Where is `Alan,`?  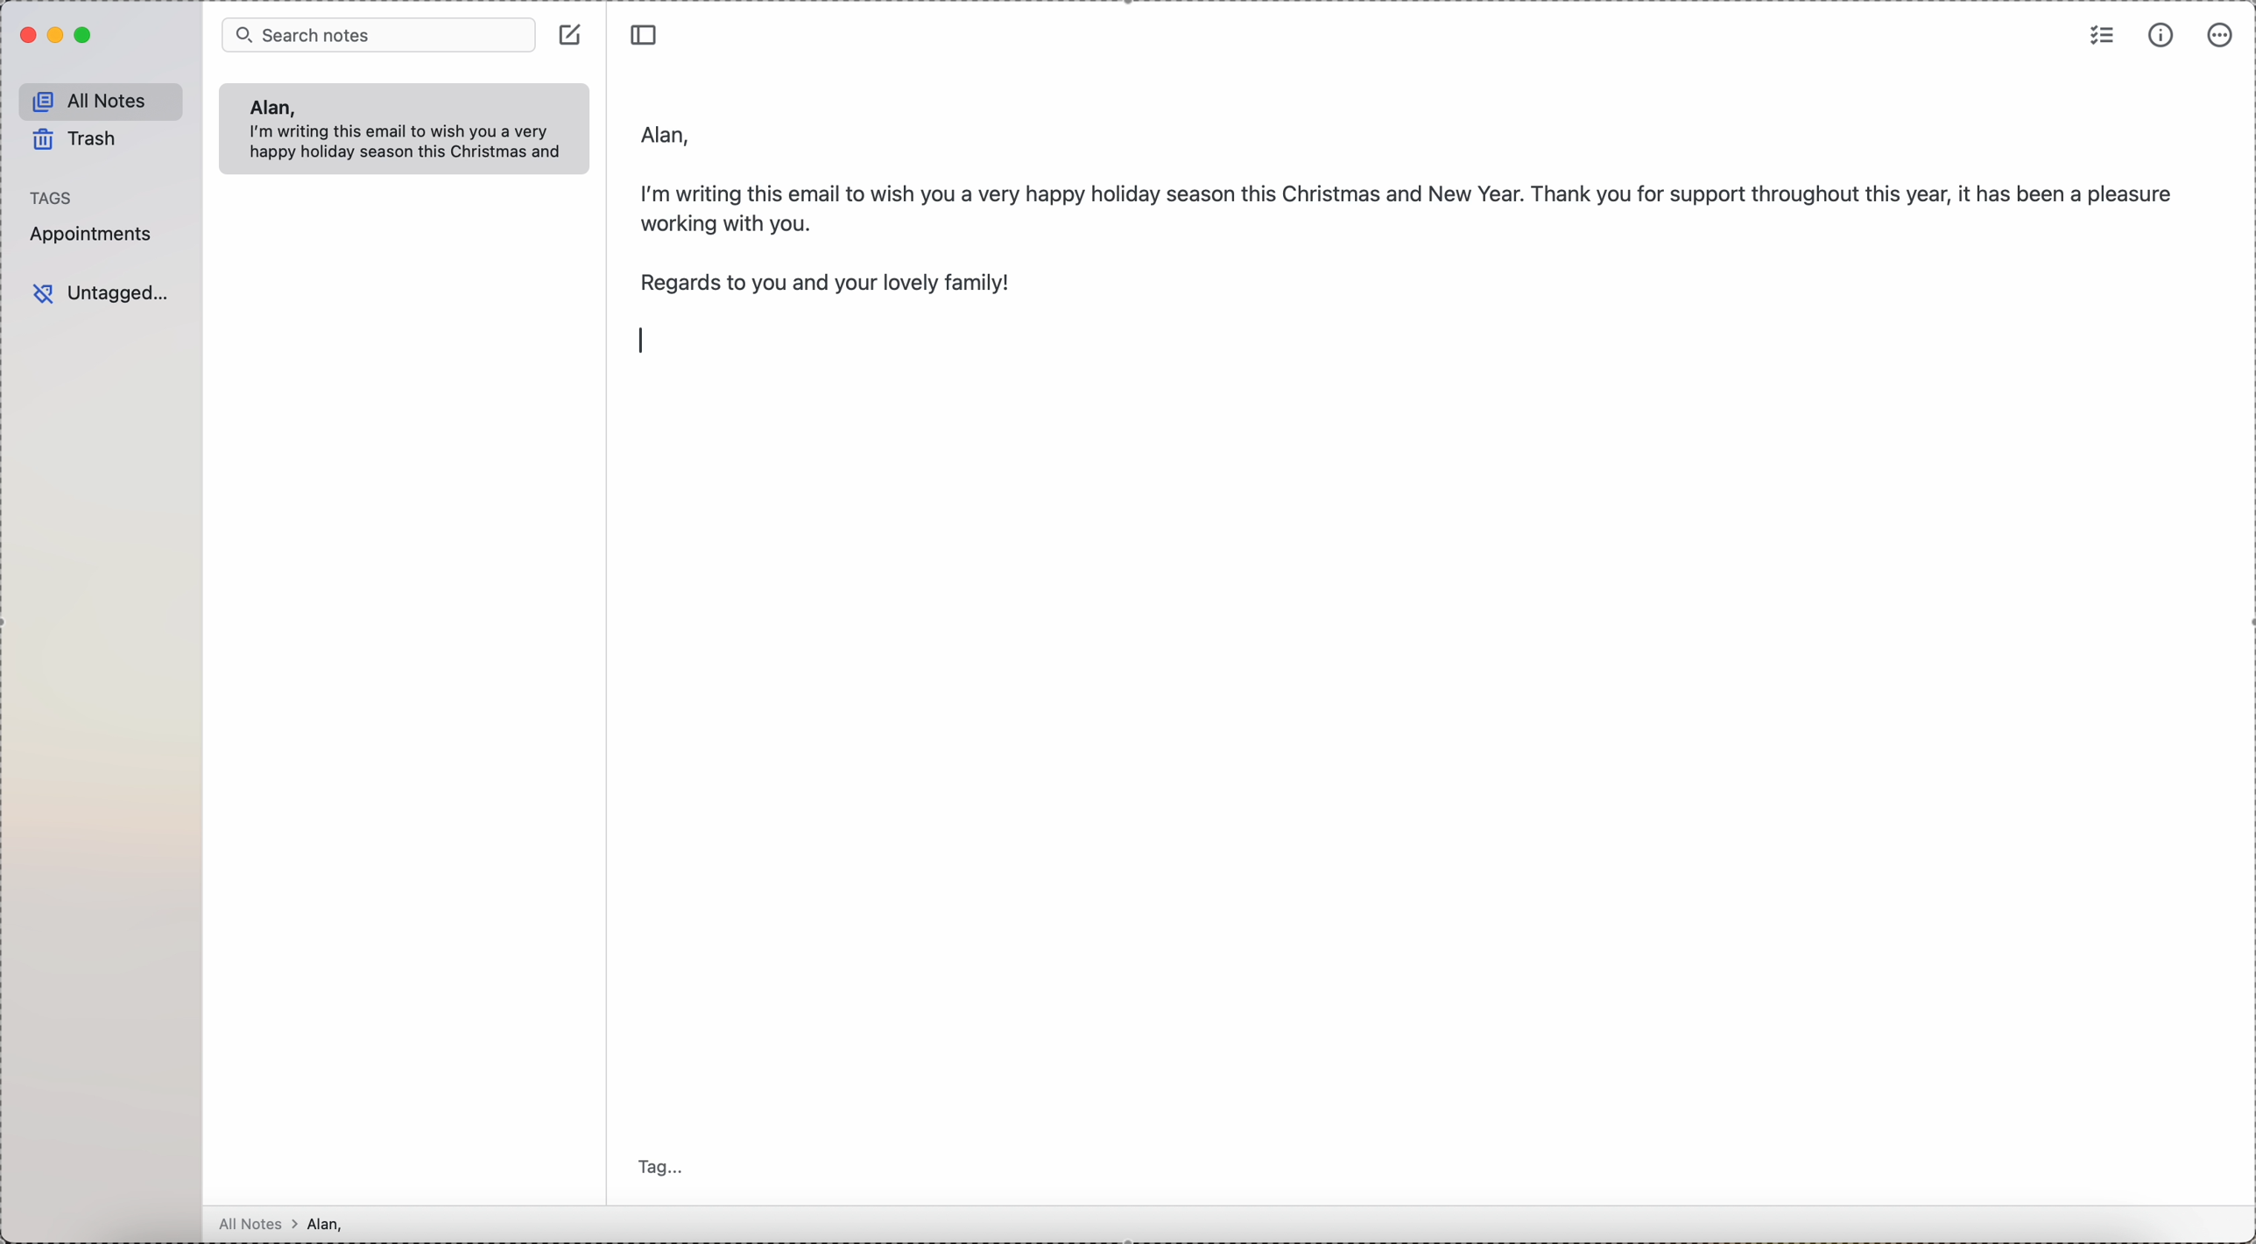
Alan, is located at coordinates (667, 130).